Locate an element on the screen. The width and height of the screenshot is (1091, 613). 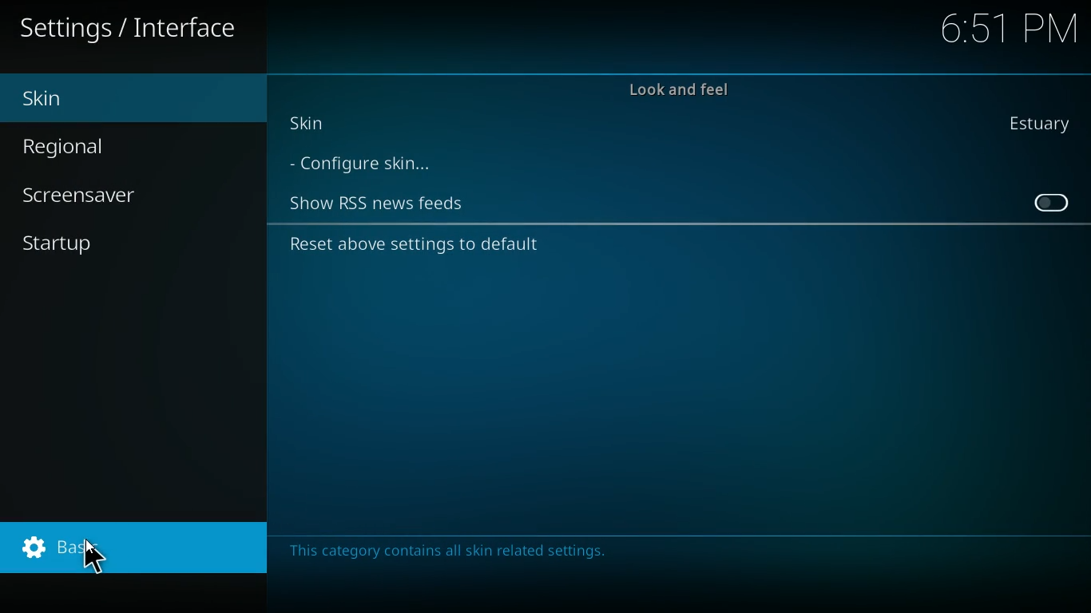
estuary is located at coordinates (1041, 123).